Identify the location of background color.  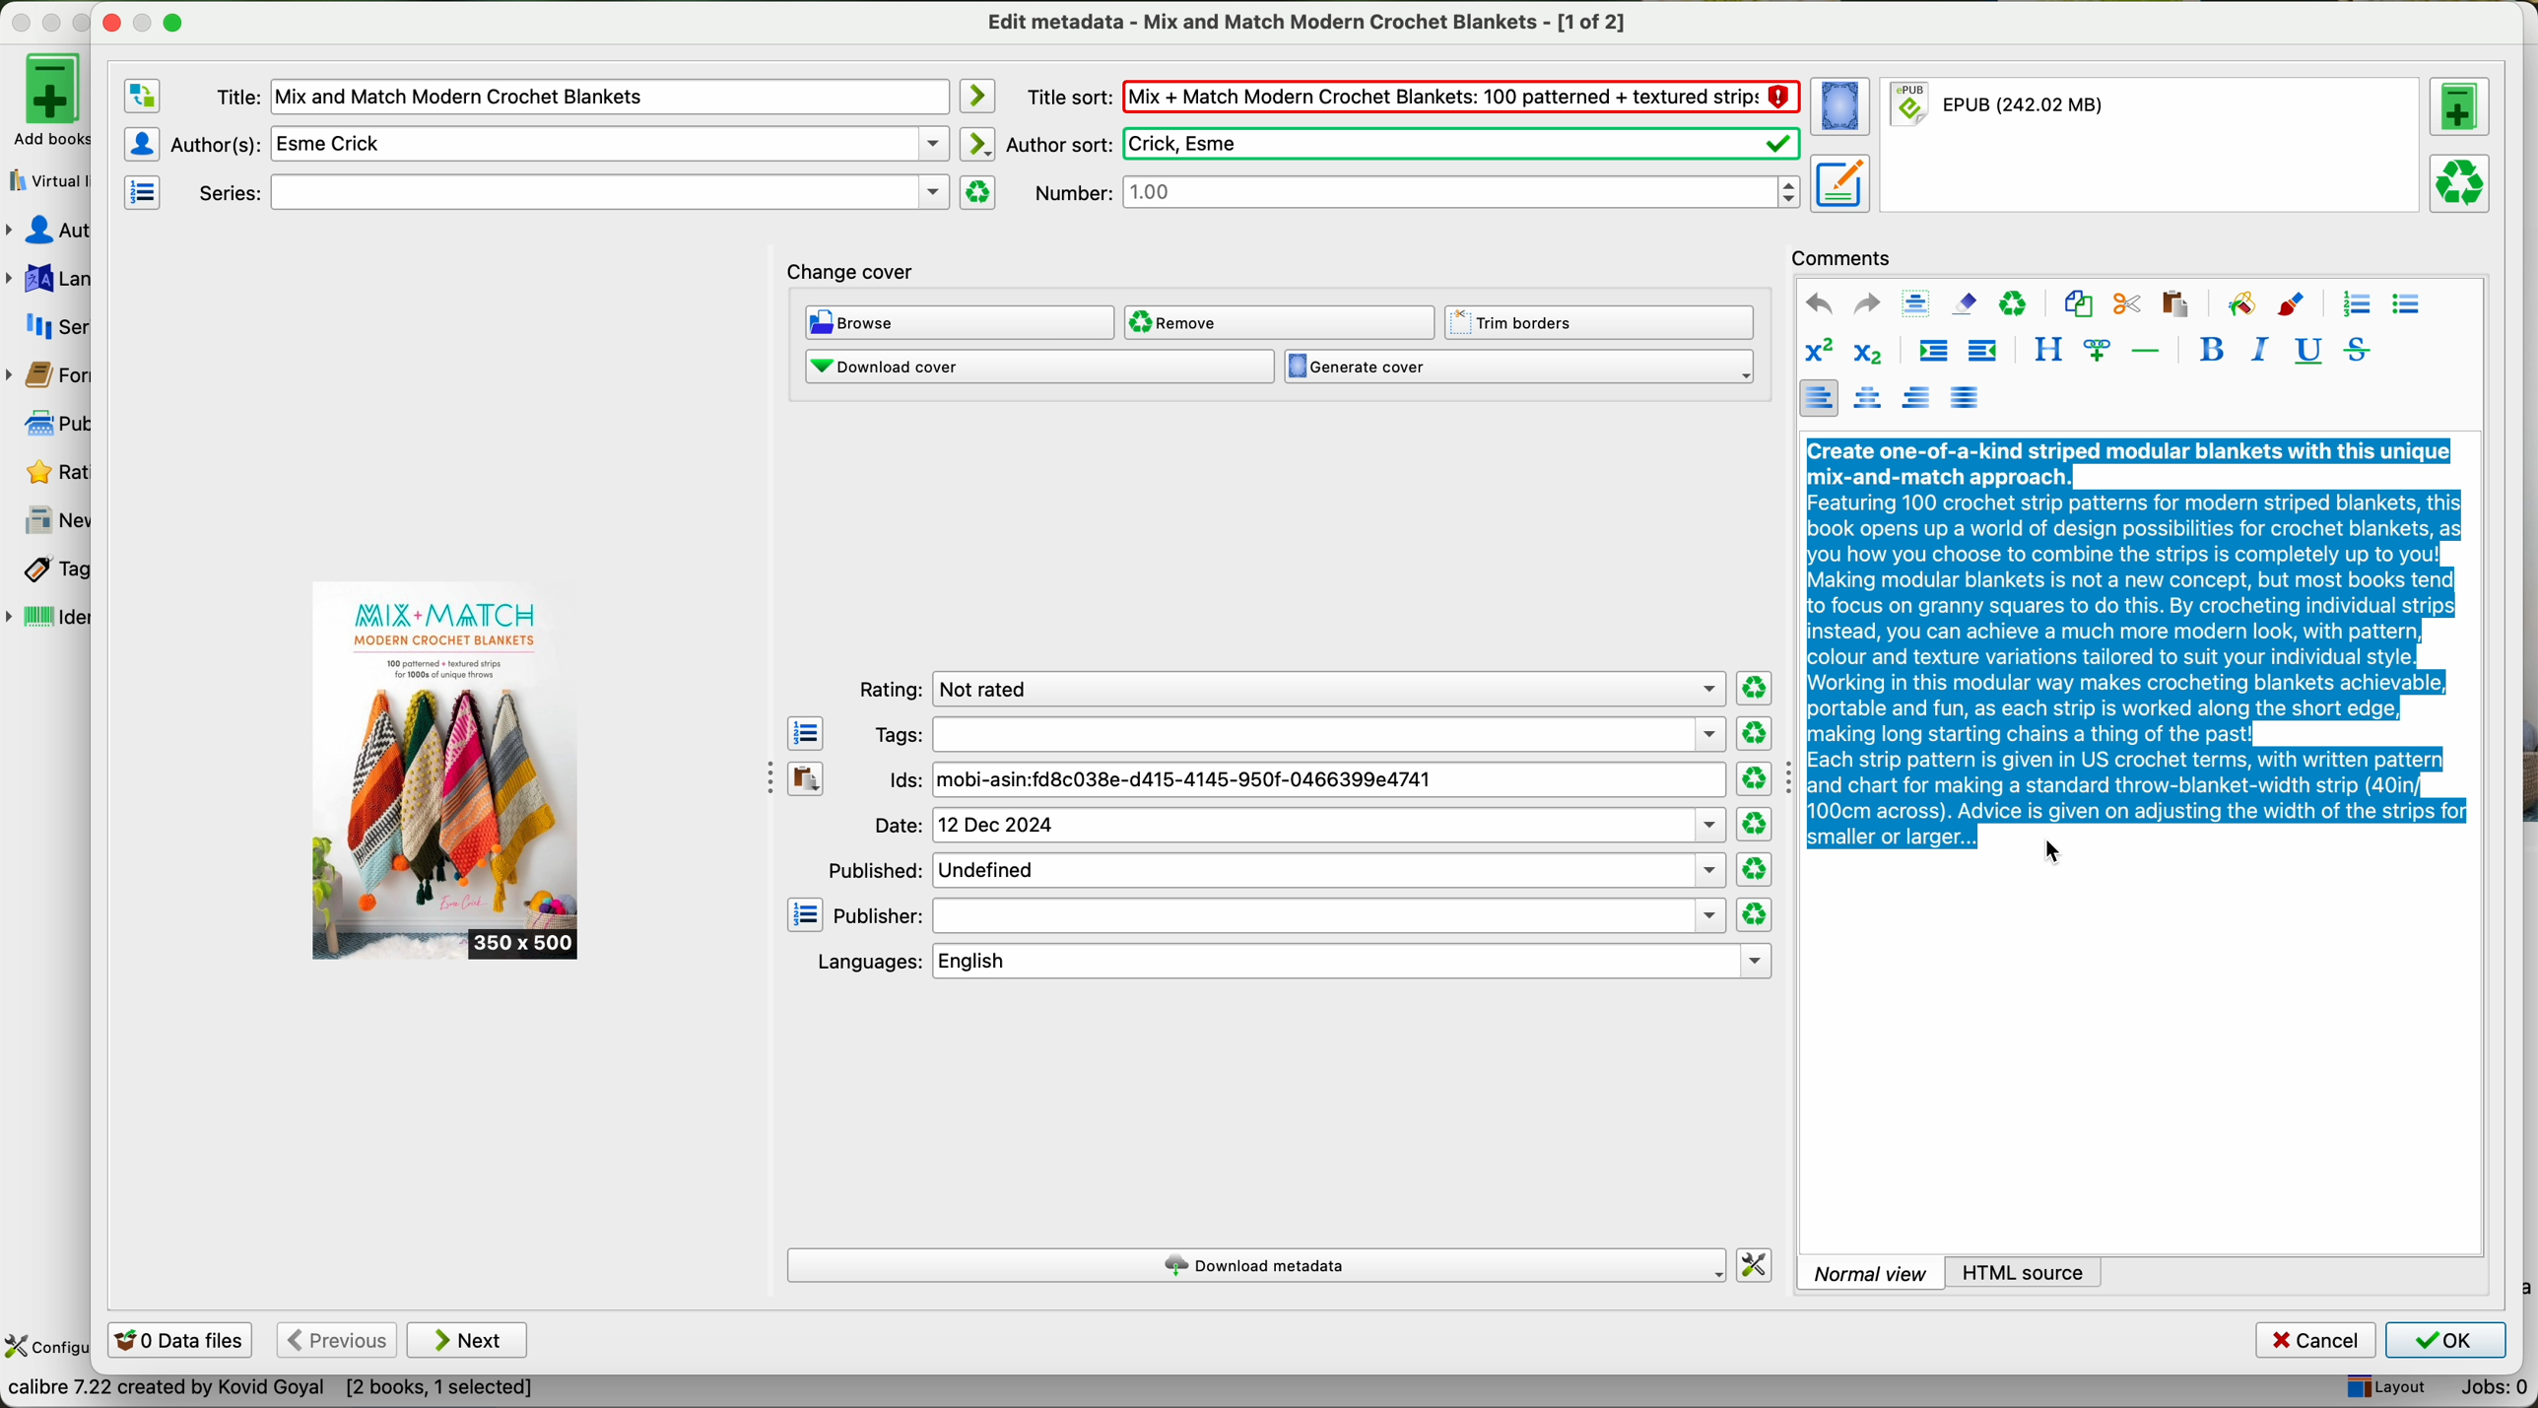
(2240, 302).